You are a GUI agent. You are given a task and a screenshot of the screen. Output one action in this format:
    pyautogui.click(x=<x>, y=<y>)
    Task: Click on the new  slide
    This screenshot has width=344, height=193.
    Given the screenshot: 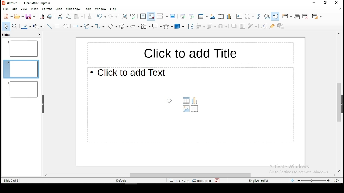 What is the action you would take?
    pyautogui.click(x=286, y=17)
    